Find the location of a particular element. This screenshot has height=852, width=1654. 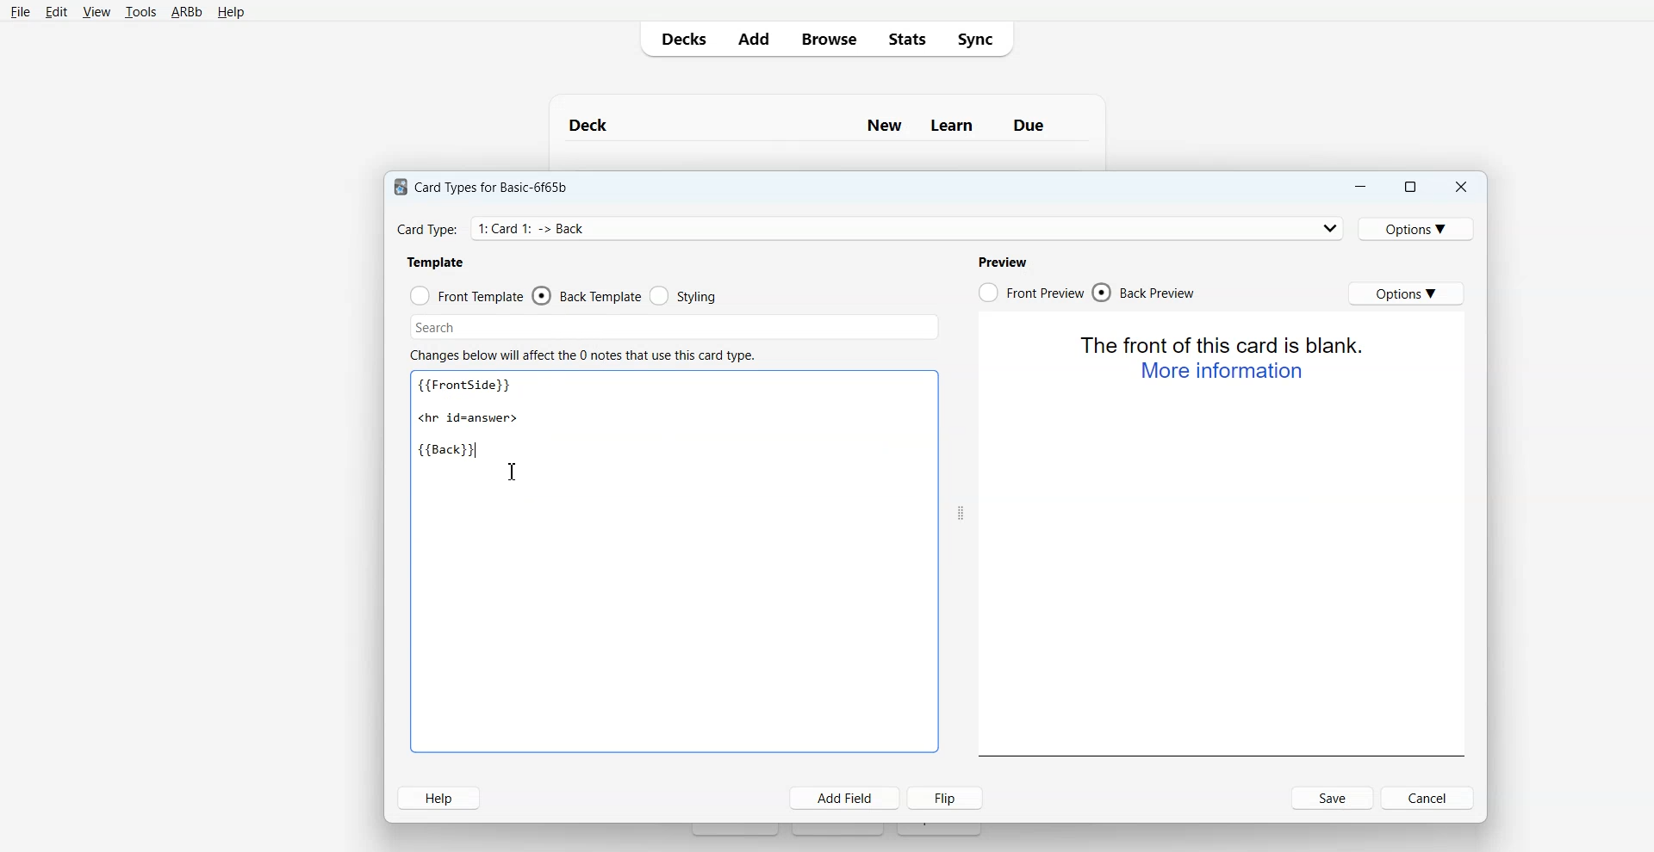

Edit is located at coordinates (55, 11).